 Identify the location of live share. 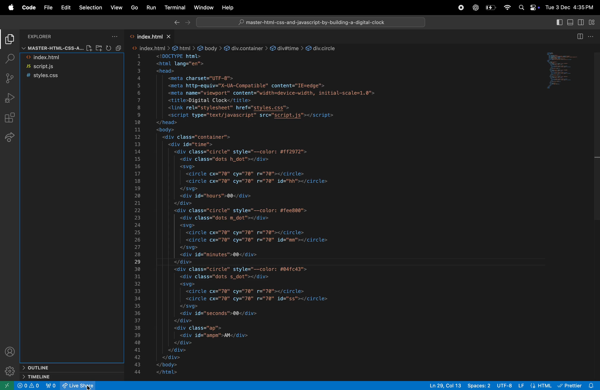
(12, 139).